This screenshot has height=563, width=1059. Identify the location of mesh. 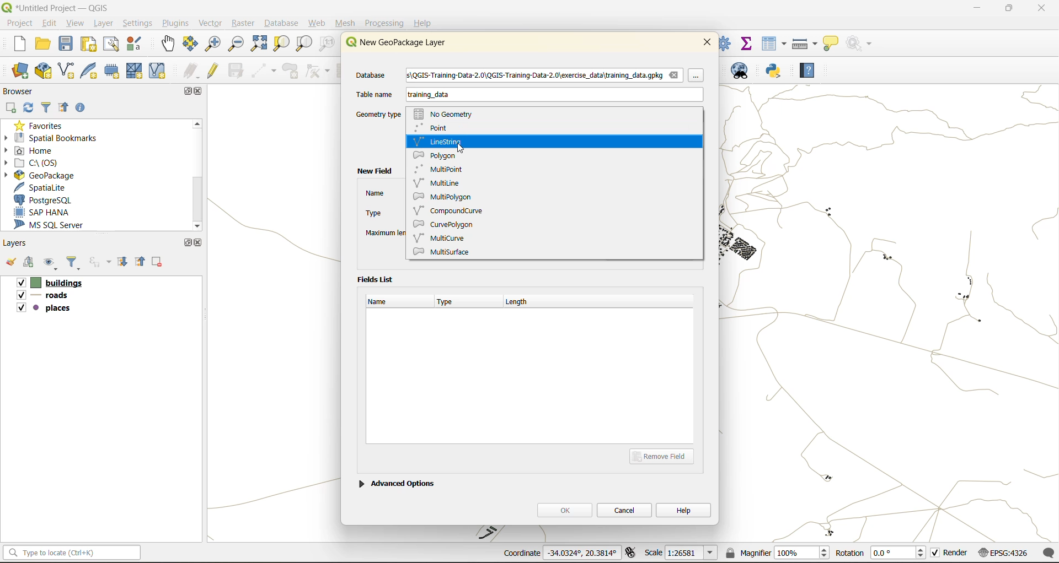
(136, 71).